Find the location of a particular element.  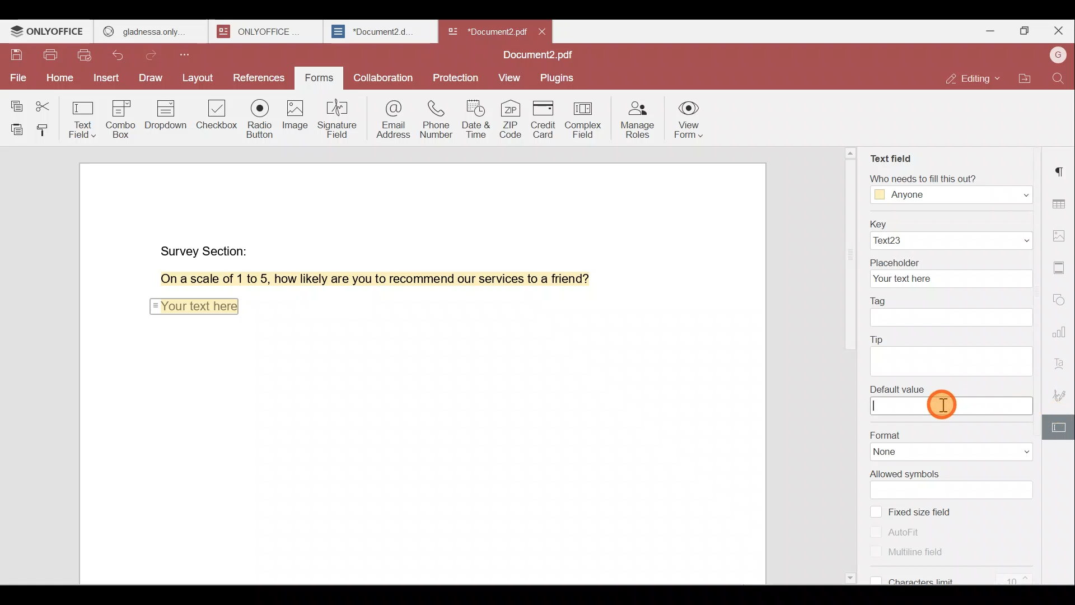

Text field is located at coordinates (84, 117).